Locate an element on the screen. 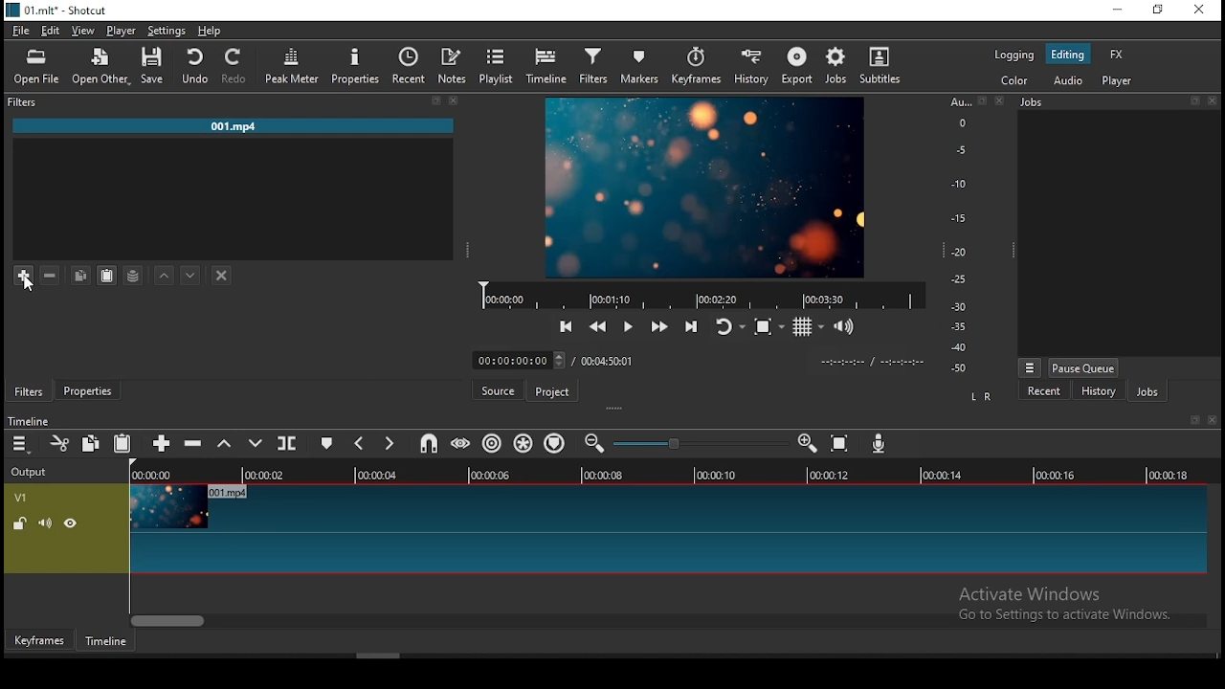 This screenshot has width=1225, height=689. play quickly forwards is located at coordinates (654, 325).